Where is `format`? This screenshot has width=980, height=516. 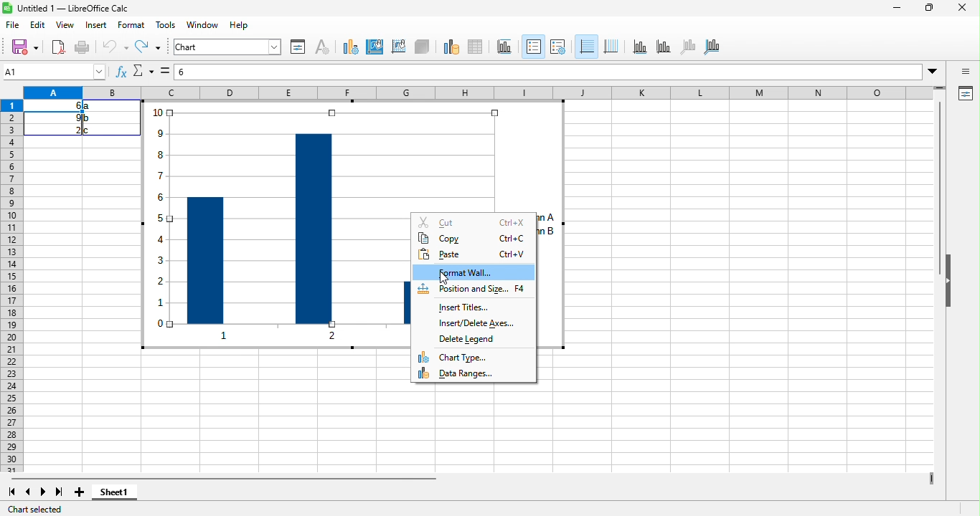
format is located at coordinates (133, 24).